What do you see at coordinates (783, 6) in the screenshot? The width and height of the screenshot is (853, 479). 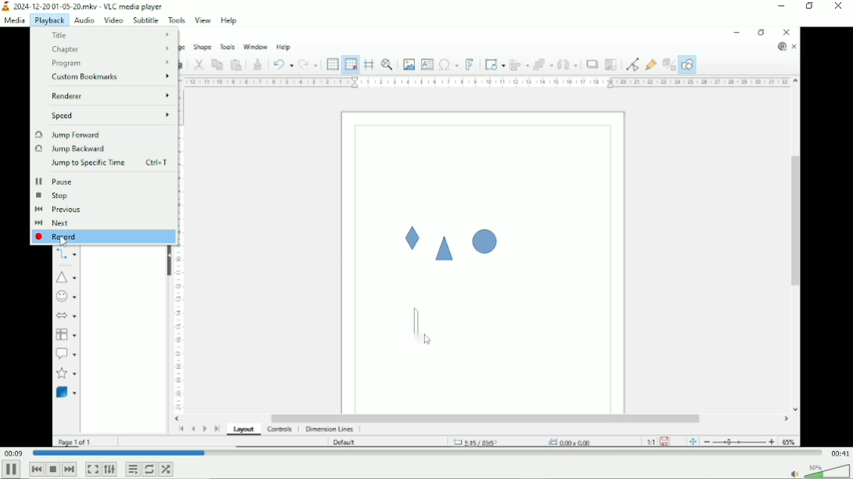 I see `Minimize` at bounding box center [783, 6].